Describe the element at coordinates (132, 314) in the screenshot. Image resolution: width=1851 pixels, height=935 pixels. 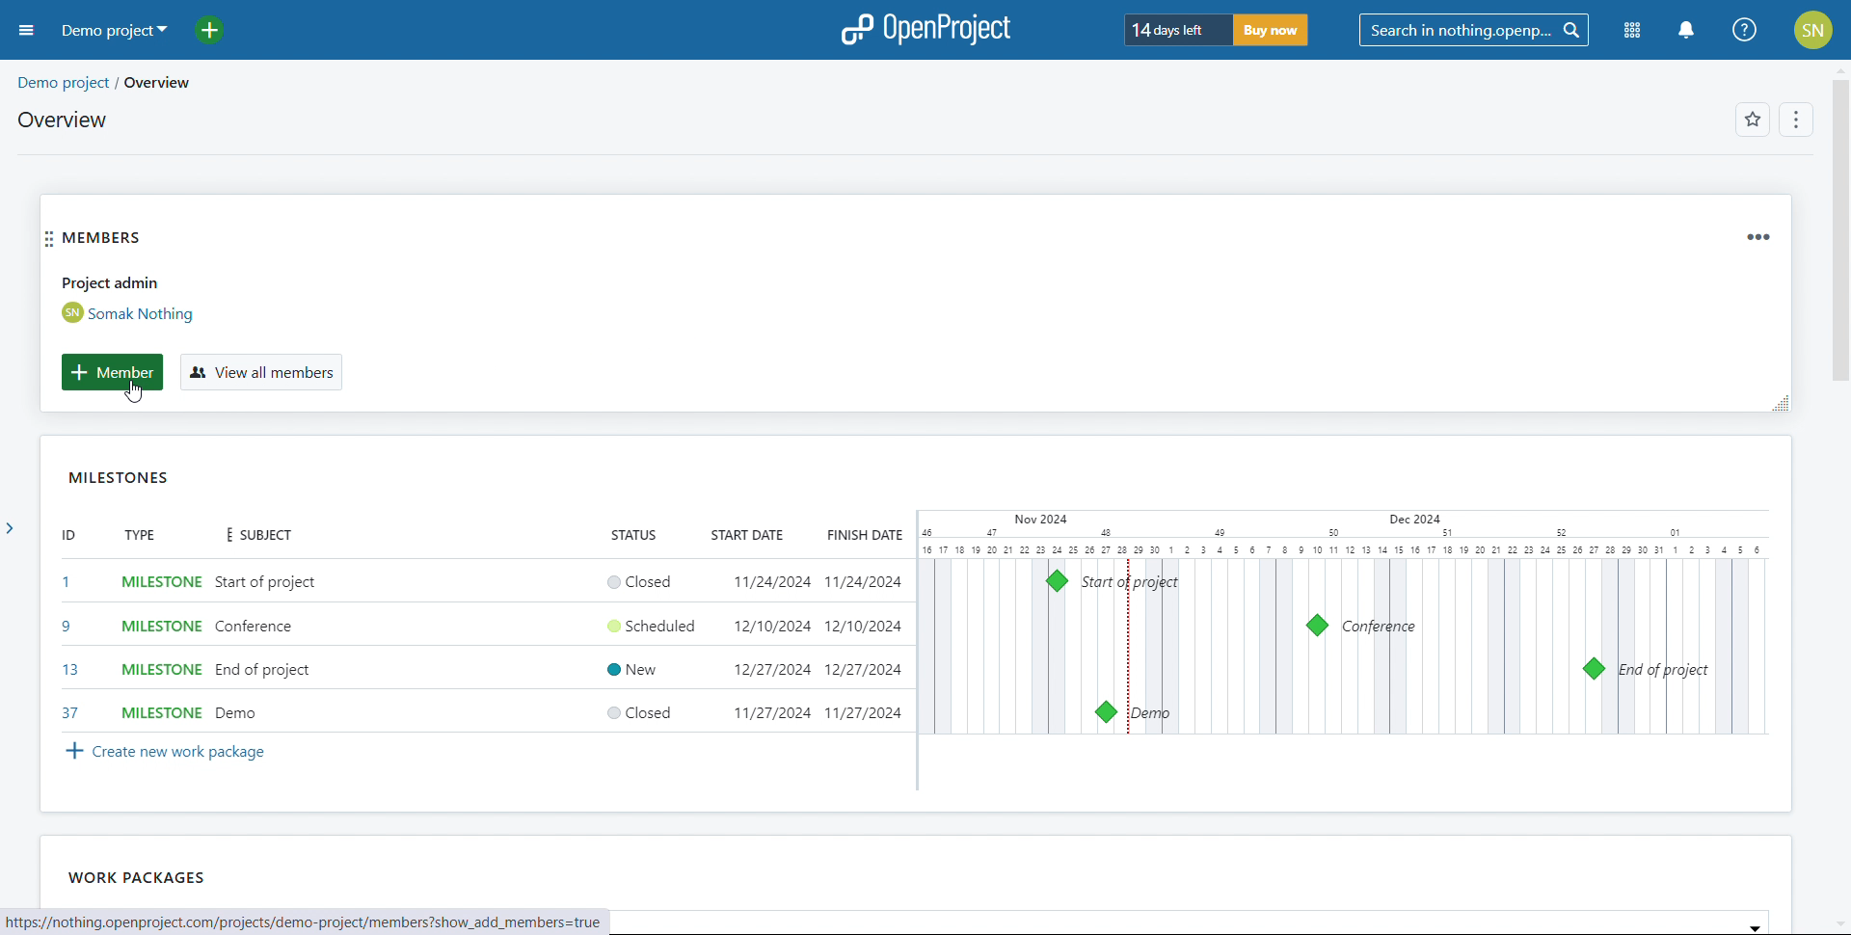
I see `admin account` at that location.